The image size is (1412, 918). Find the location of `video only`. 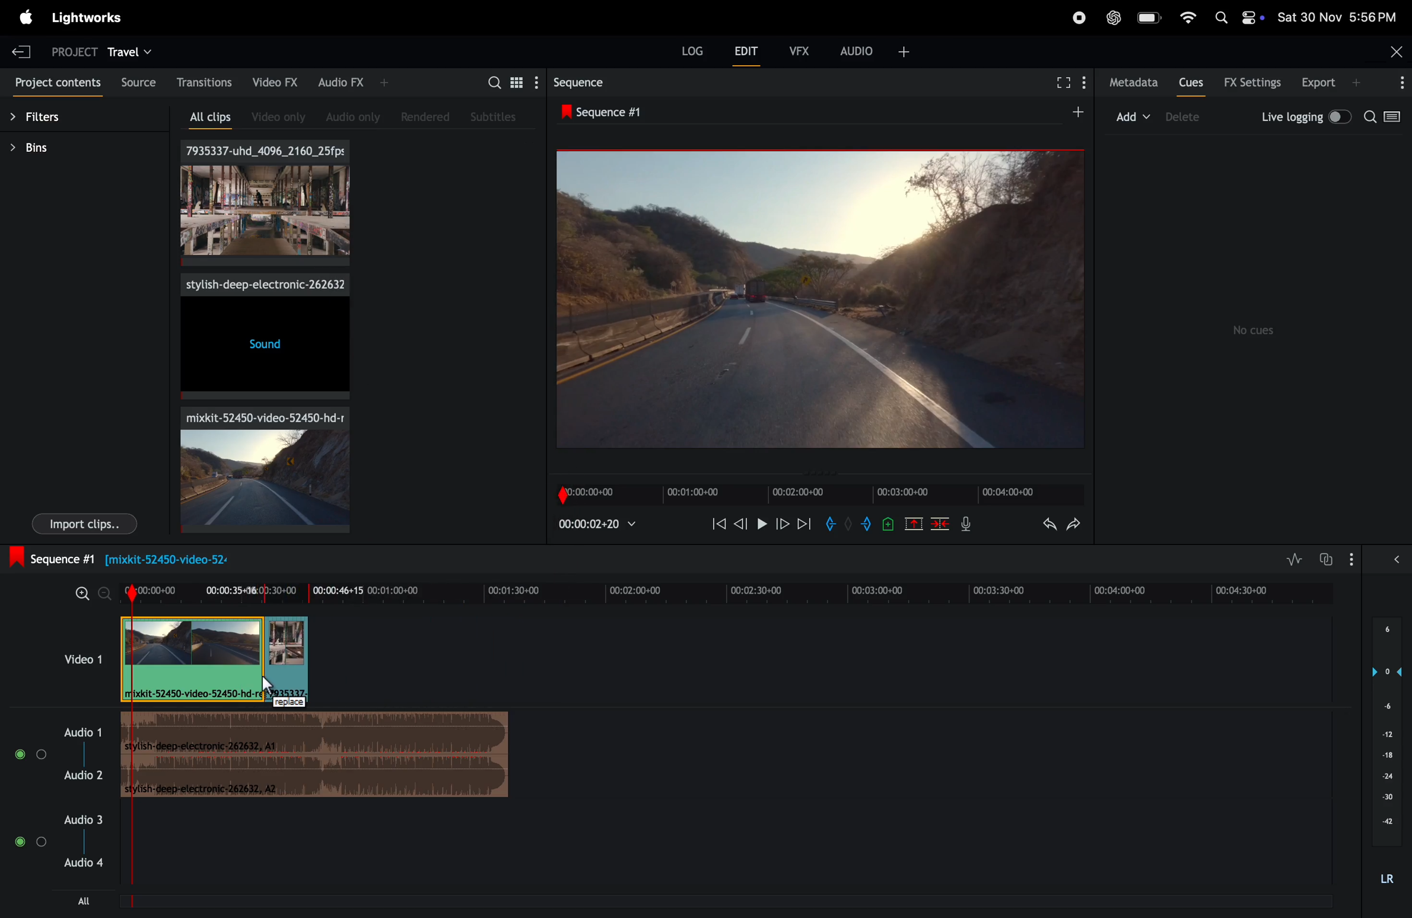

video only is located at coordinates (273, 117).